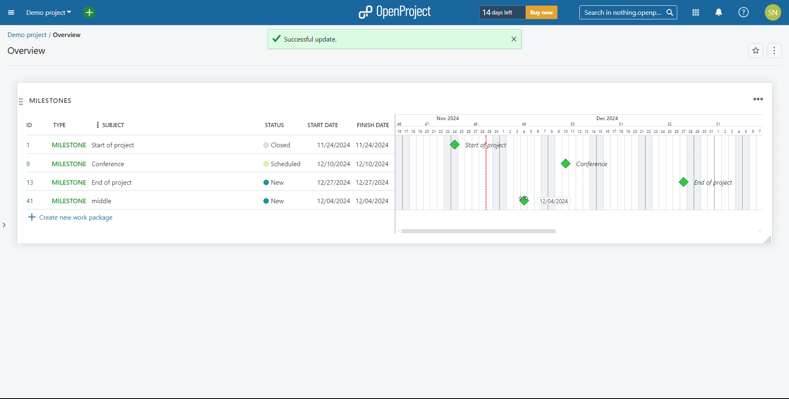 The image size is (789, 399). What do you see at coordinates (67, 173) in the screenshot?
I see `set milestone` at bounding box center [67, 173].